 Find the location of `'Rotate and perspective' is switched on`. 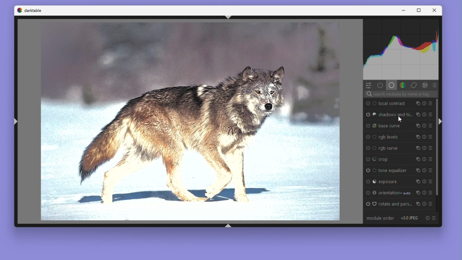

'Rotate and perspective' is switched on is located at coordinates (370, 203).